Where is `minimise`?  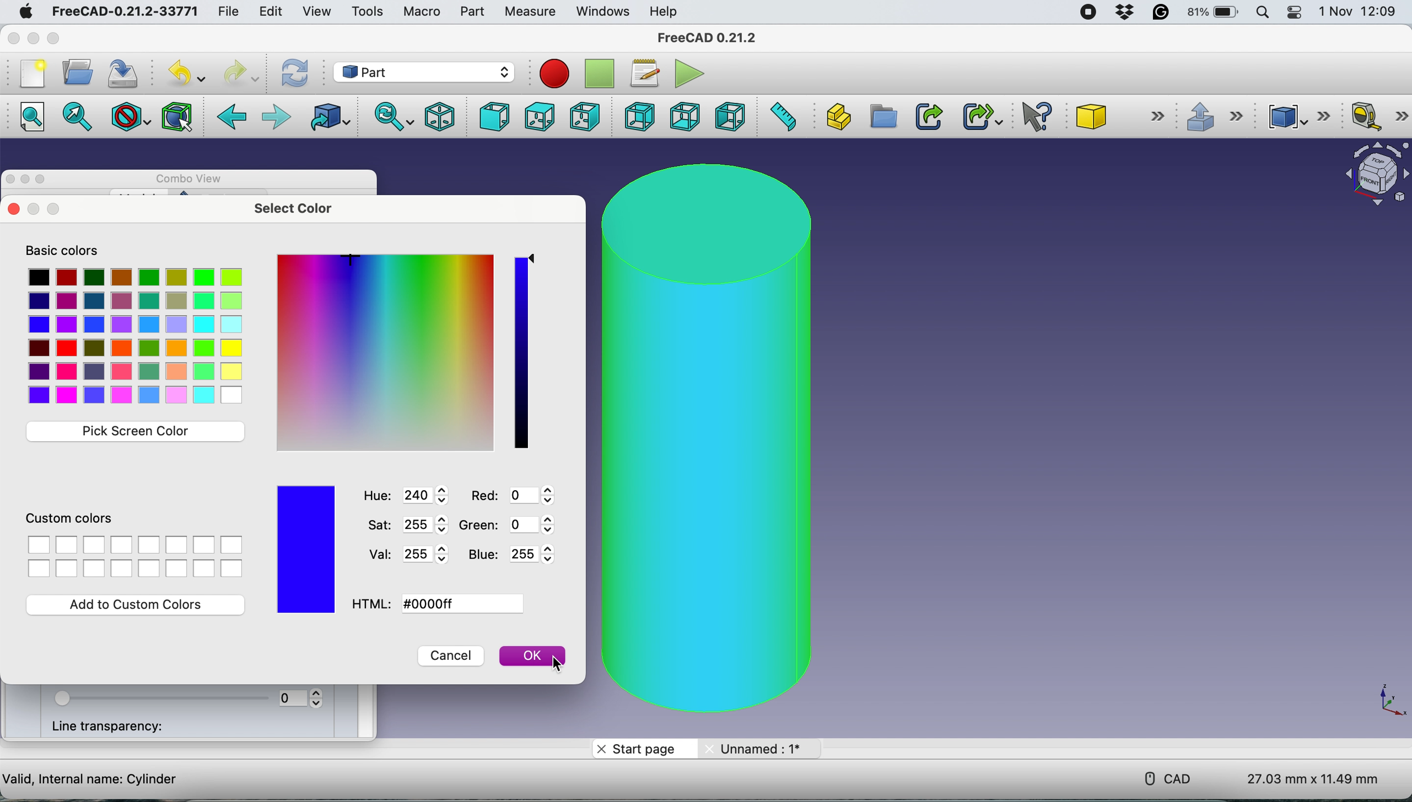 minimise is located at coordinates (36, 44).